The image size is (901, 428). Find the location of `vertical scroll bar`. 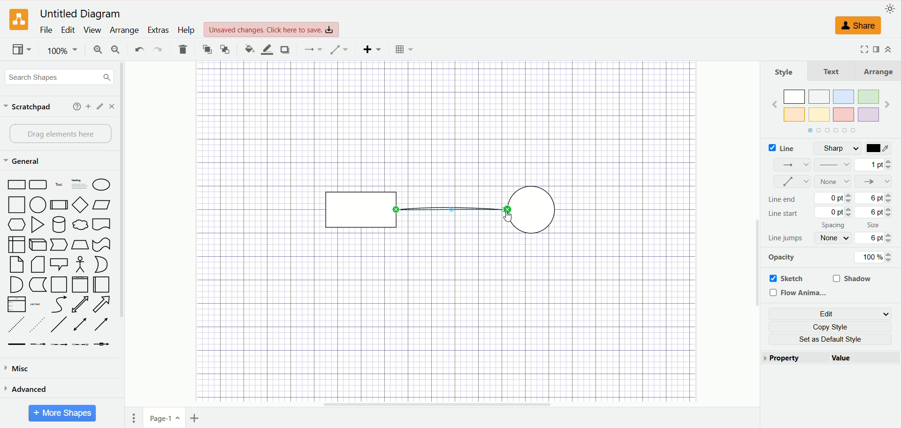

vertical scroll bar is located at coordinates (757, 230).